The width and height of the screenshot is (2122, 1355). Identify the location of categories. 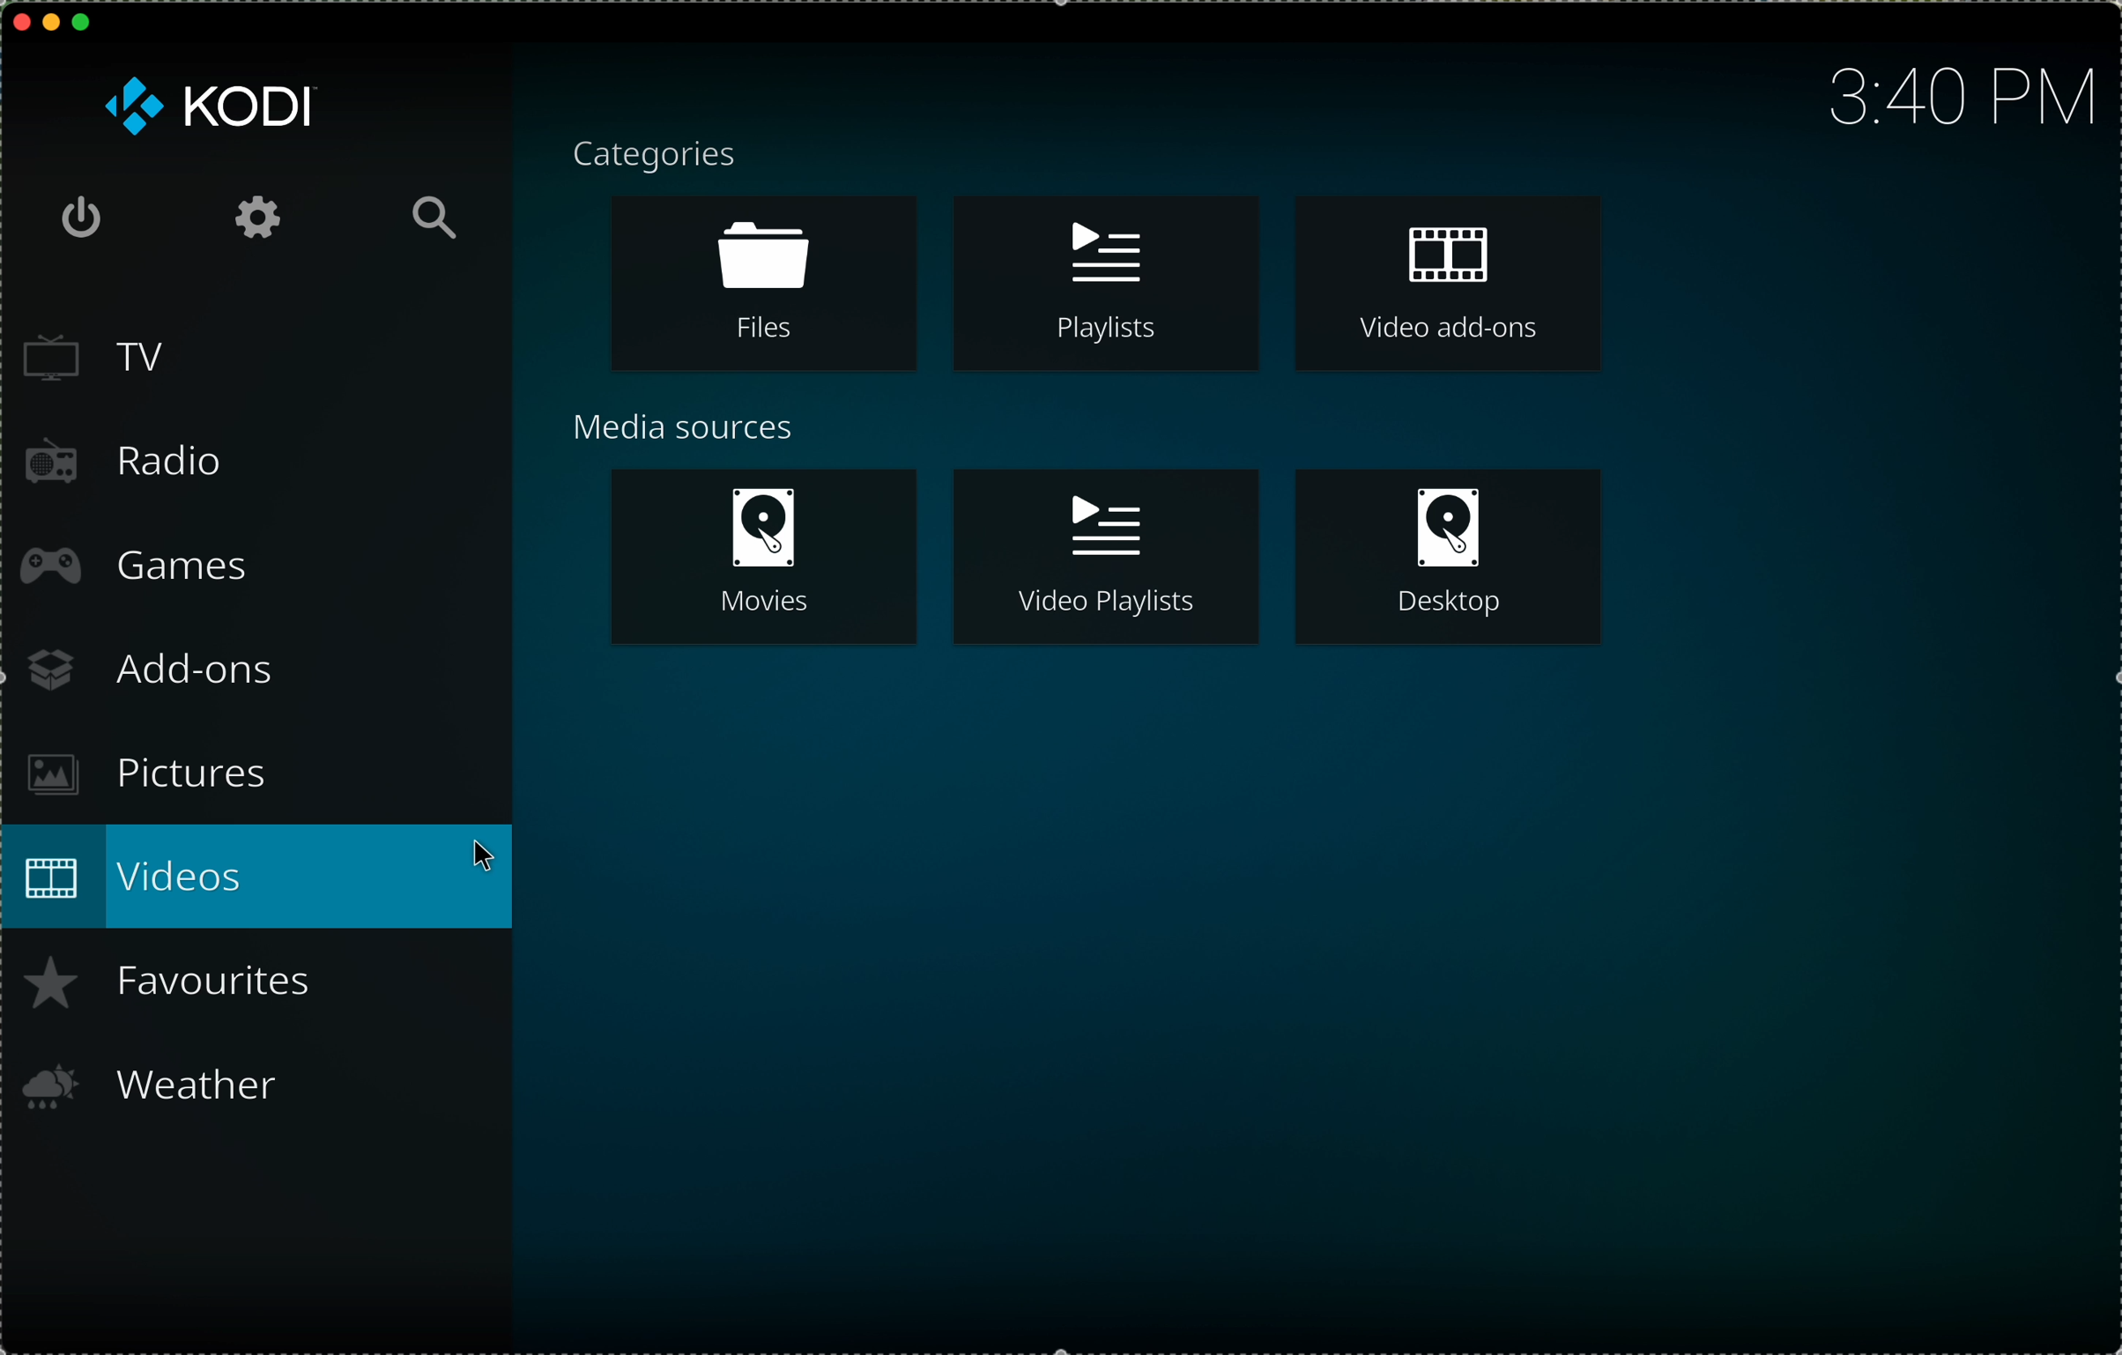
(657, 159).